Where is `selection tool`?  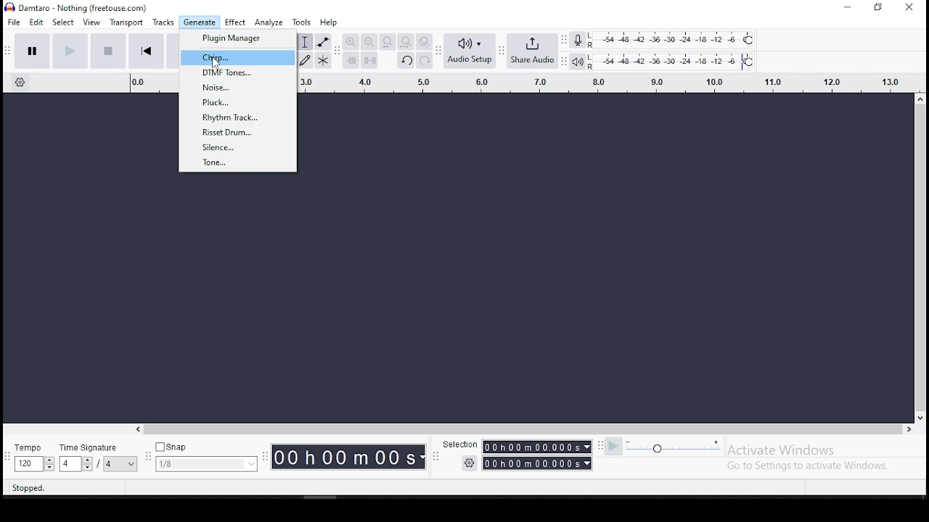
selection tool is located at coordinates (305, 41).